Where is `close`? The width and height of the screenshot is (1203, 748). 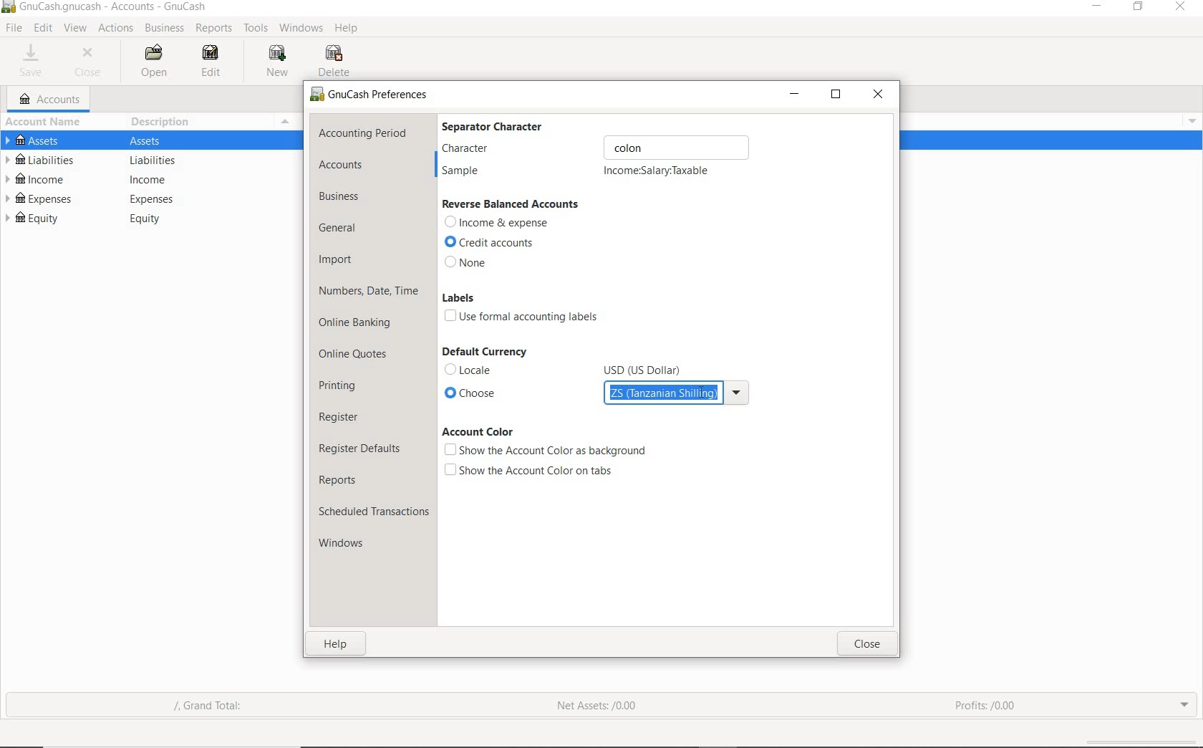
close is located at coordinates (1182, 8).